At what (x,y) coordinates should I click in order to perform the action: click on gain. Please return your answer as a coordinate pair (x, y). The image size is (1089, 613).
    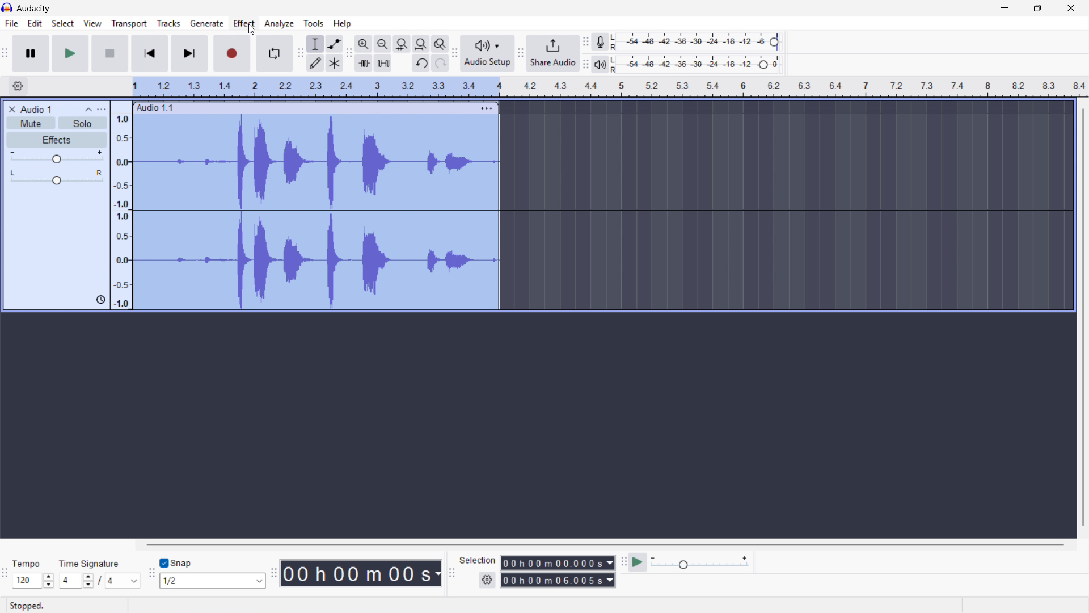
    Looking at the image, I should click on (57, 159).